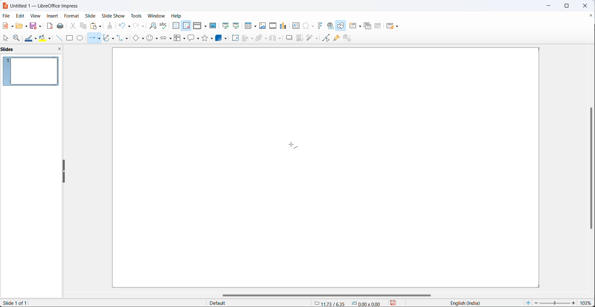  Describe the element at coordinates (17, 38) in the screenshot. I see `zoom and pan` at that location.